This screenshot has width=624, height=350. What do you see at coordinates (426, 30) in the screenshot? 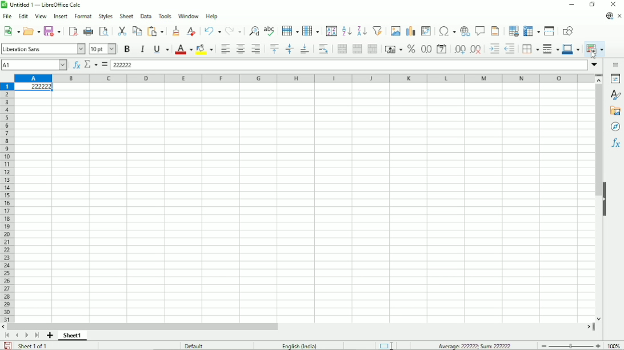
I see `Insert or edit pivot table` at bounding box center [426, 30].